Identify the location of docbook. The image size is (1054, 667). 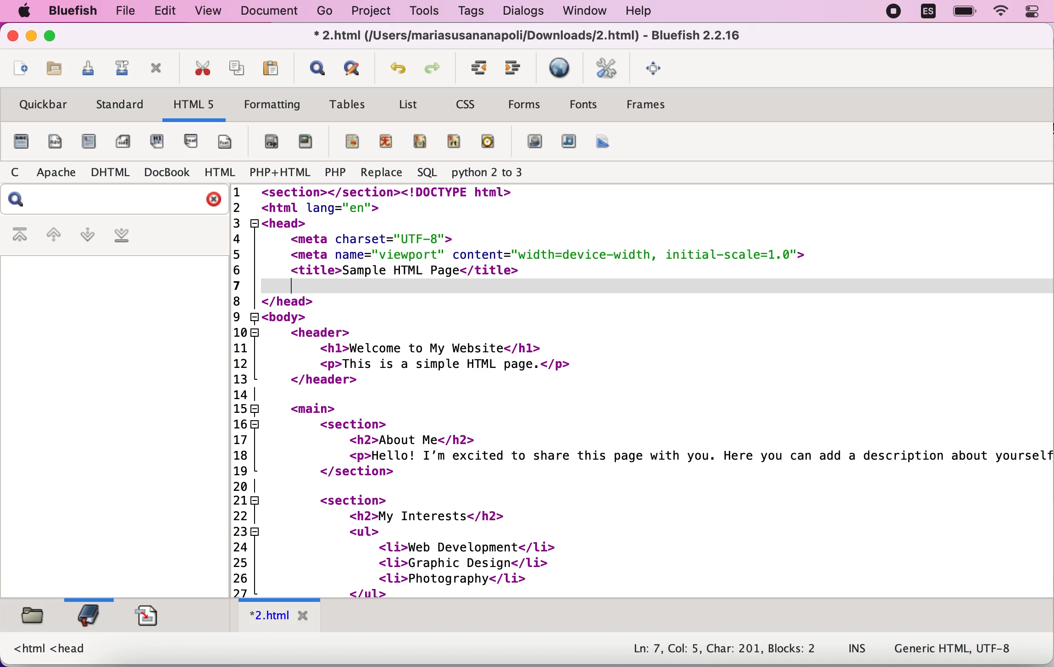
(166, 174).